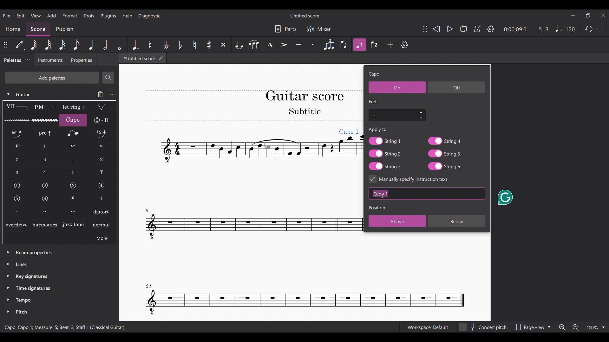 The width and height of the screenshot is (609, 342). Describe the element at coordinates (17, 146) in the screenshot. I see `RH guitar fingering p` at that location.